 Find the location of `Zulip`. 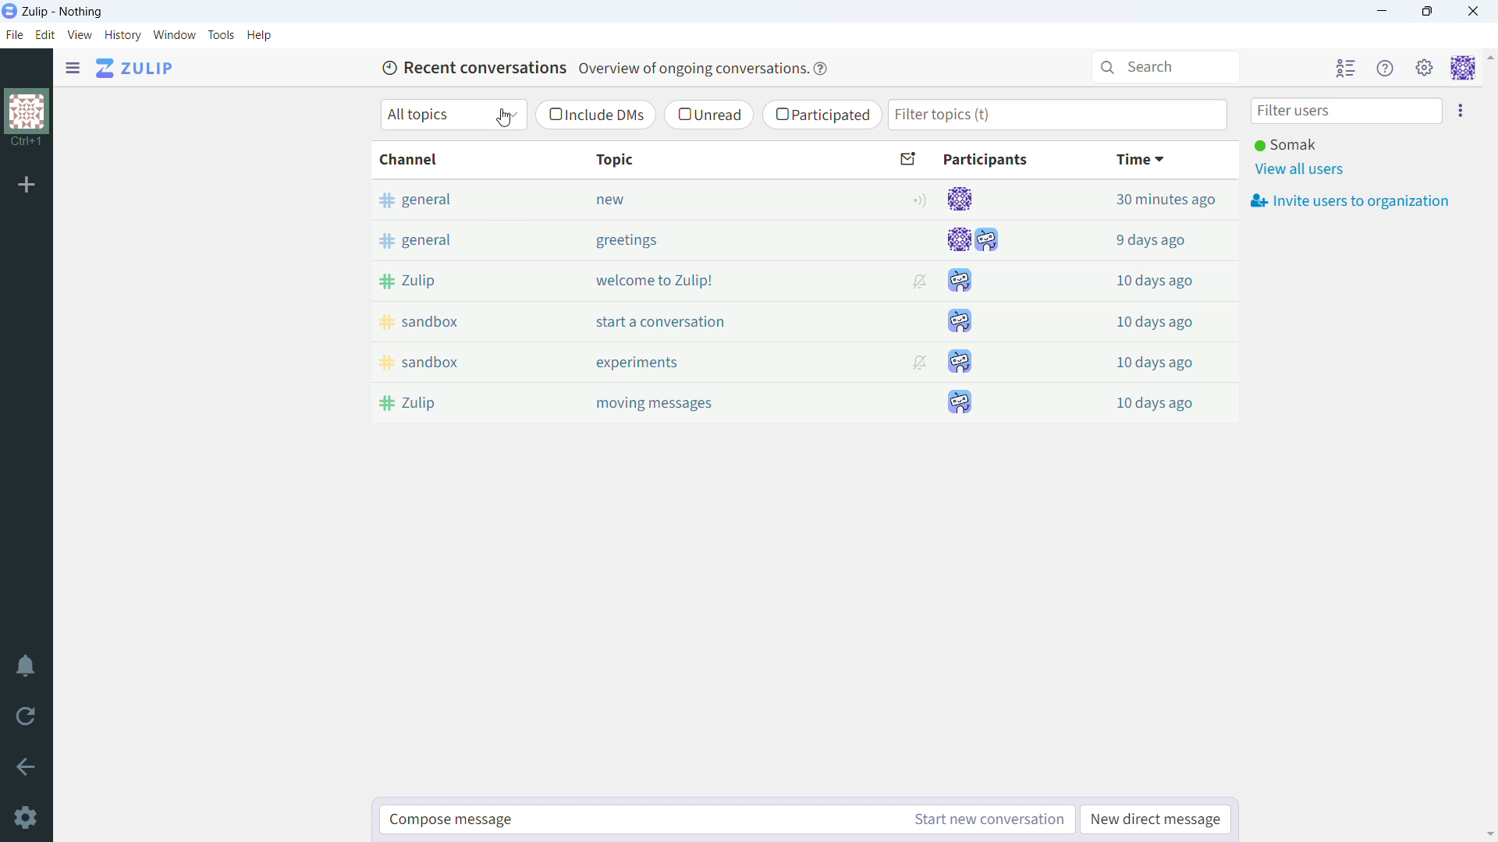

Zulip is located at coordinates (458, 280).